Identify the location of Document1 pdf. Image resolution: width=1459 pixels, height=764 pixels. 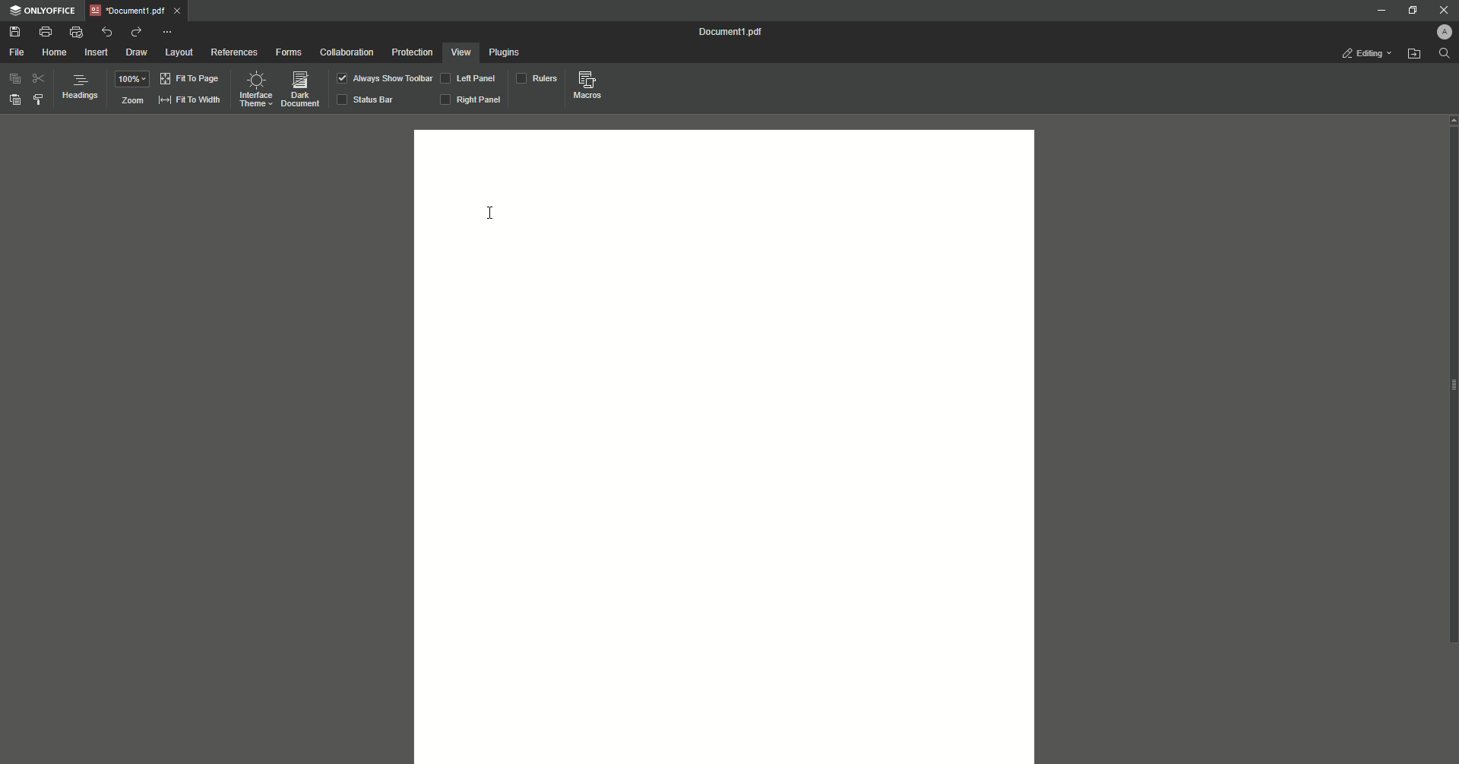
(135, 11).